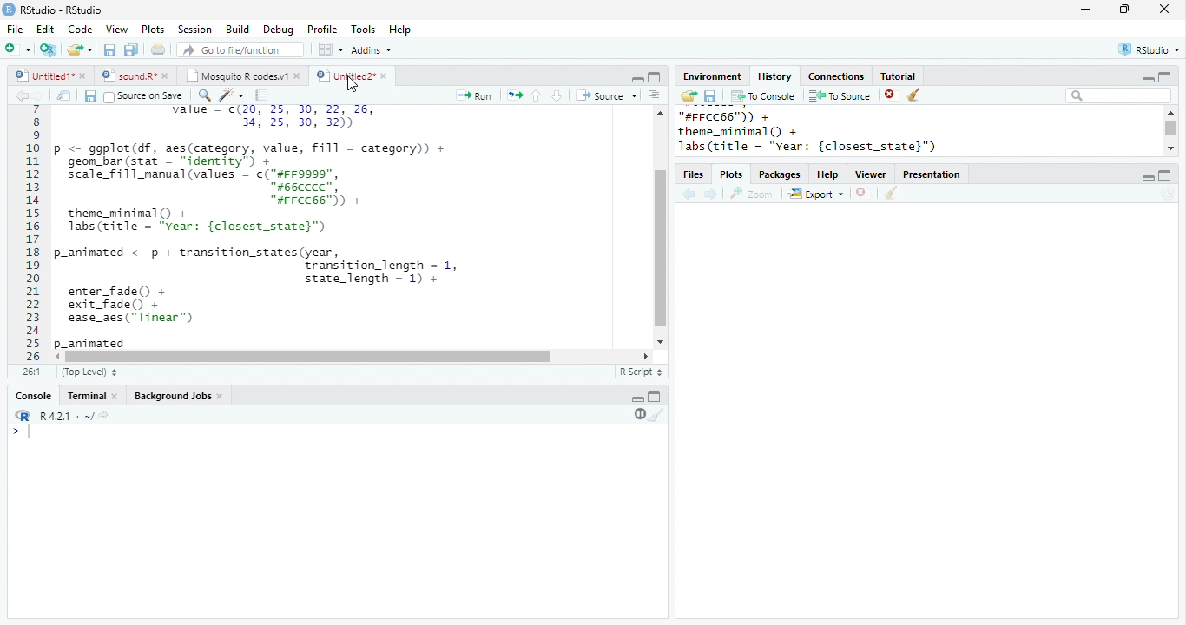 This screenshot has width=1186, height=625. Describe the element at coordinates (222, 398) in the screenshot. I see `close` at that location.